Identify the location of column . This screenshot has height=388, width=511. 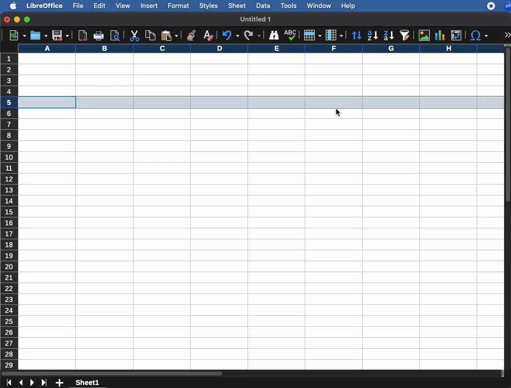
(333, 35).